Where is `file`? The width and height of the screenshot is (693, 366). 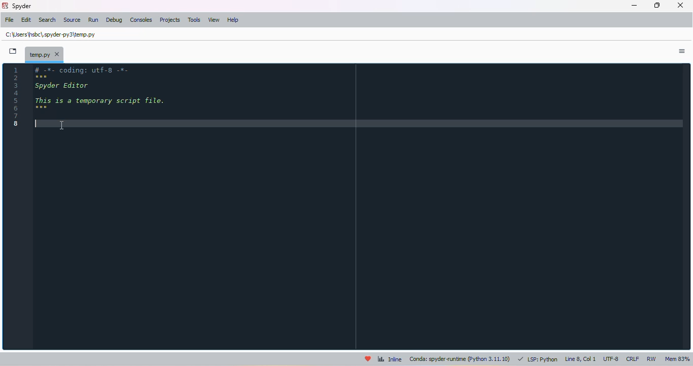 file is located at coordinates (10, 19).